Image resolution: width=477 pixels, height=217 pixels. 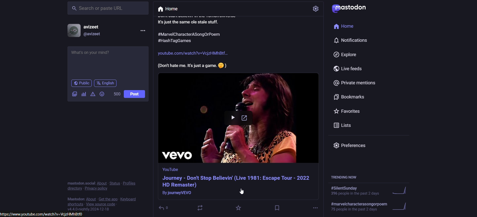 I want to click on public post, so click(x=81, y=84).